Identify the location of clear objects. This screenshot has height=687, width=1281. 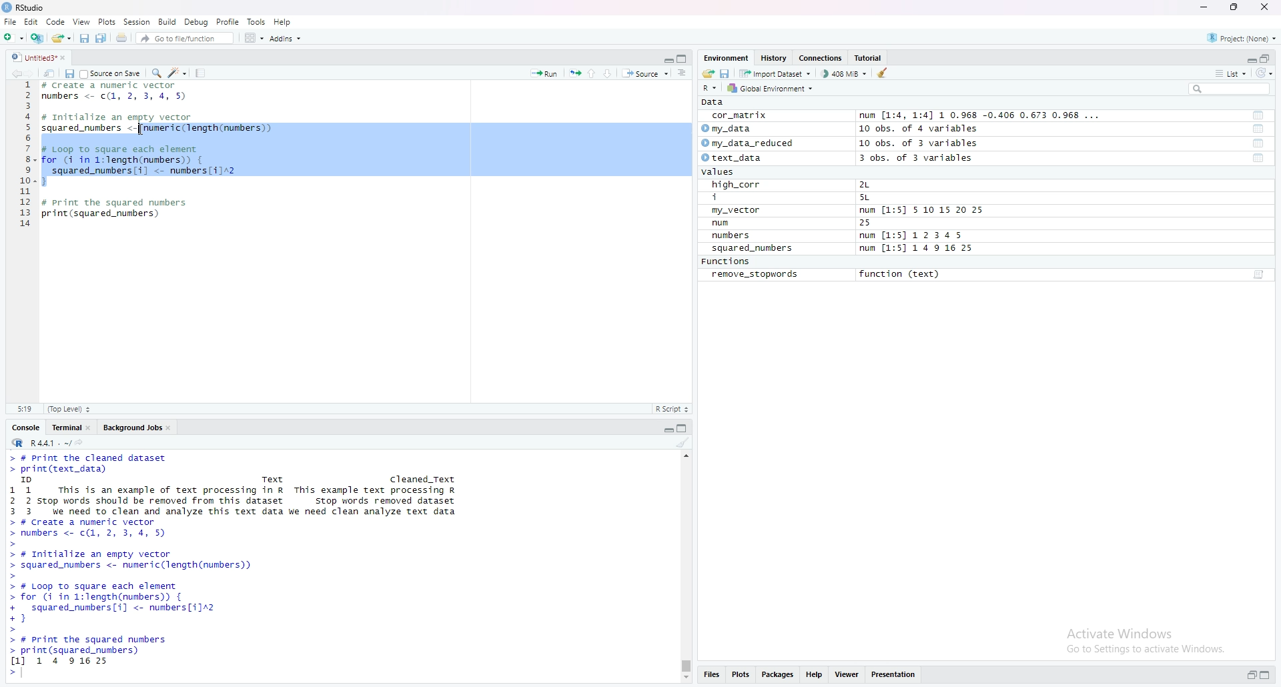
(884, 73).